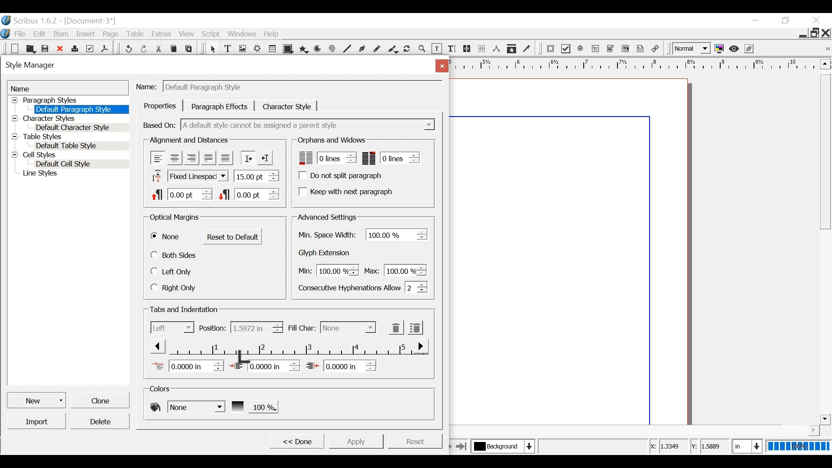 The image size is (832, 468). Describe the element at coordinates (145, 48) in the screenshot. I see `Redo` at that location.